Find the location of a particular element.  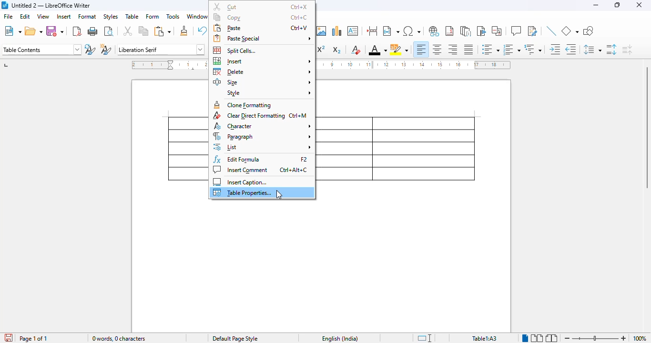

basic shapes is located at coordinates (570, 31).